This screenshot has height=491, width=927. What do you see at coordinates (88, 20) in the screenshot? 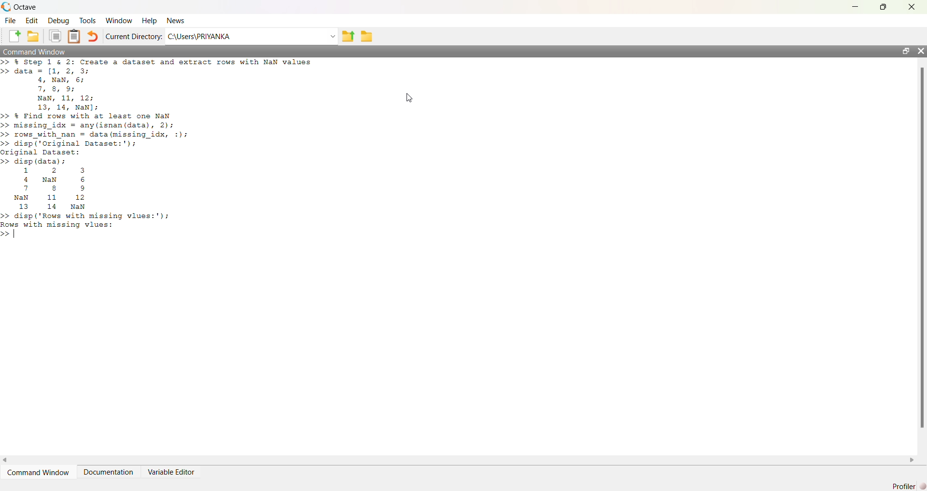
I see `Tools` at bounding box center [88, 20].